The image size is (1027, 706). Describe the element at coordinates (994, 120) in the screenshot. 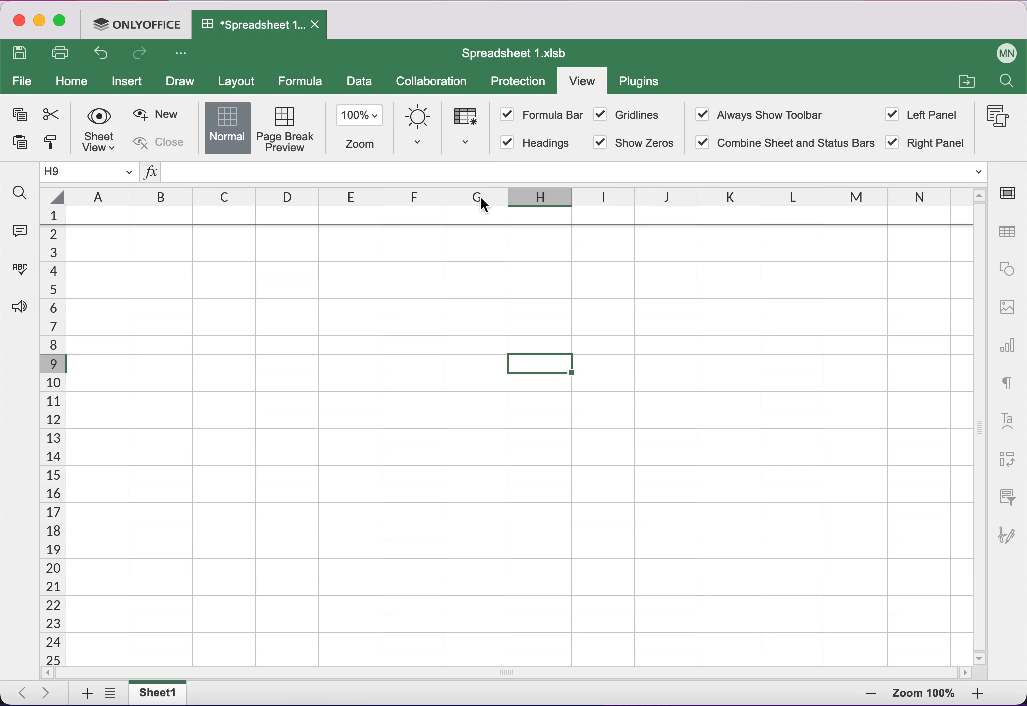

I see `` at that location.